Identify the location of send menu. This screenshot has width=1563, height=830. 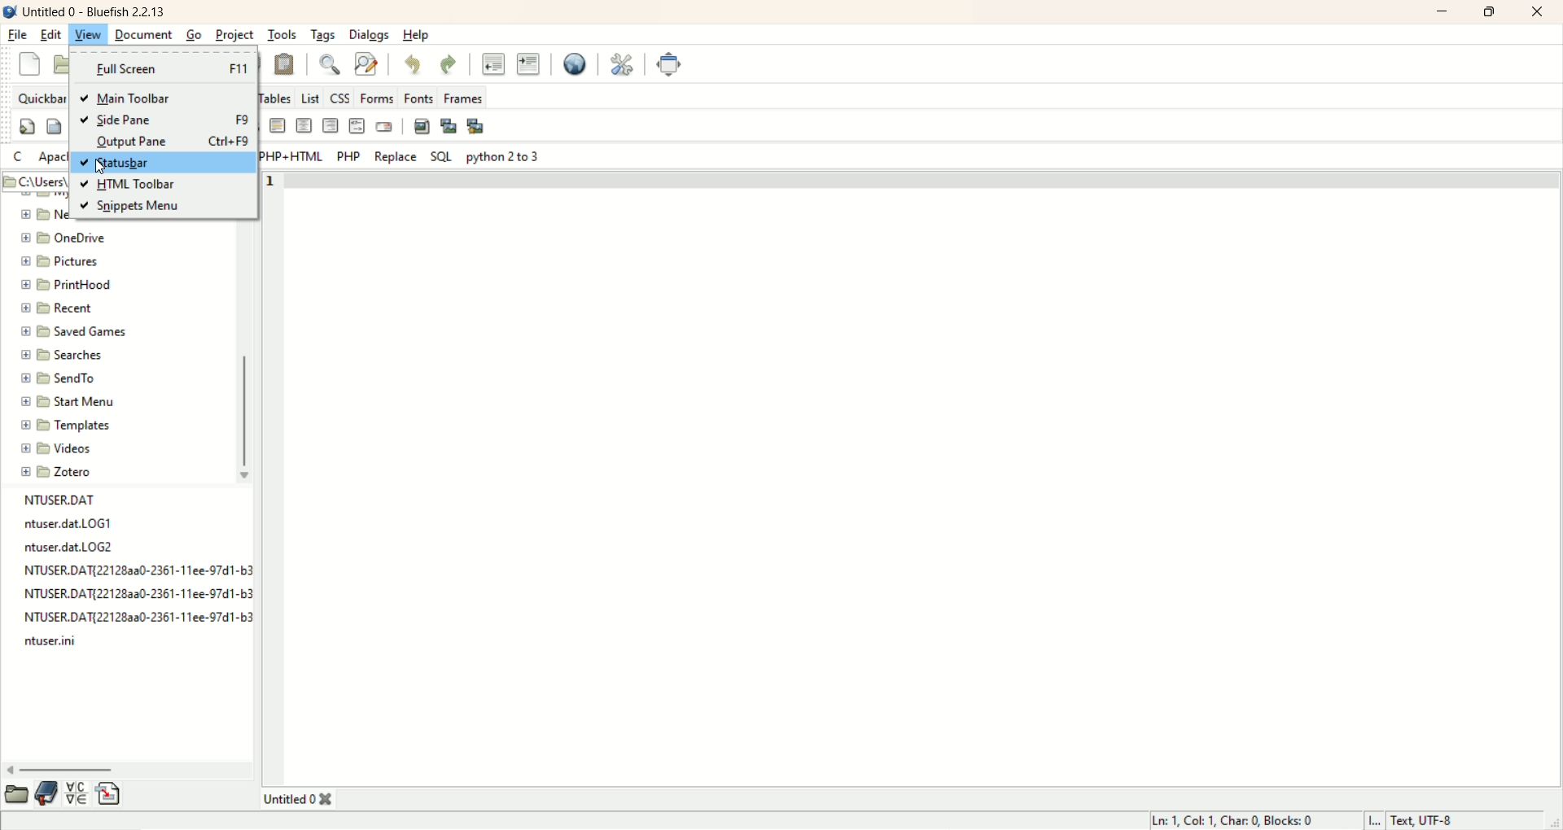
(63, 380).